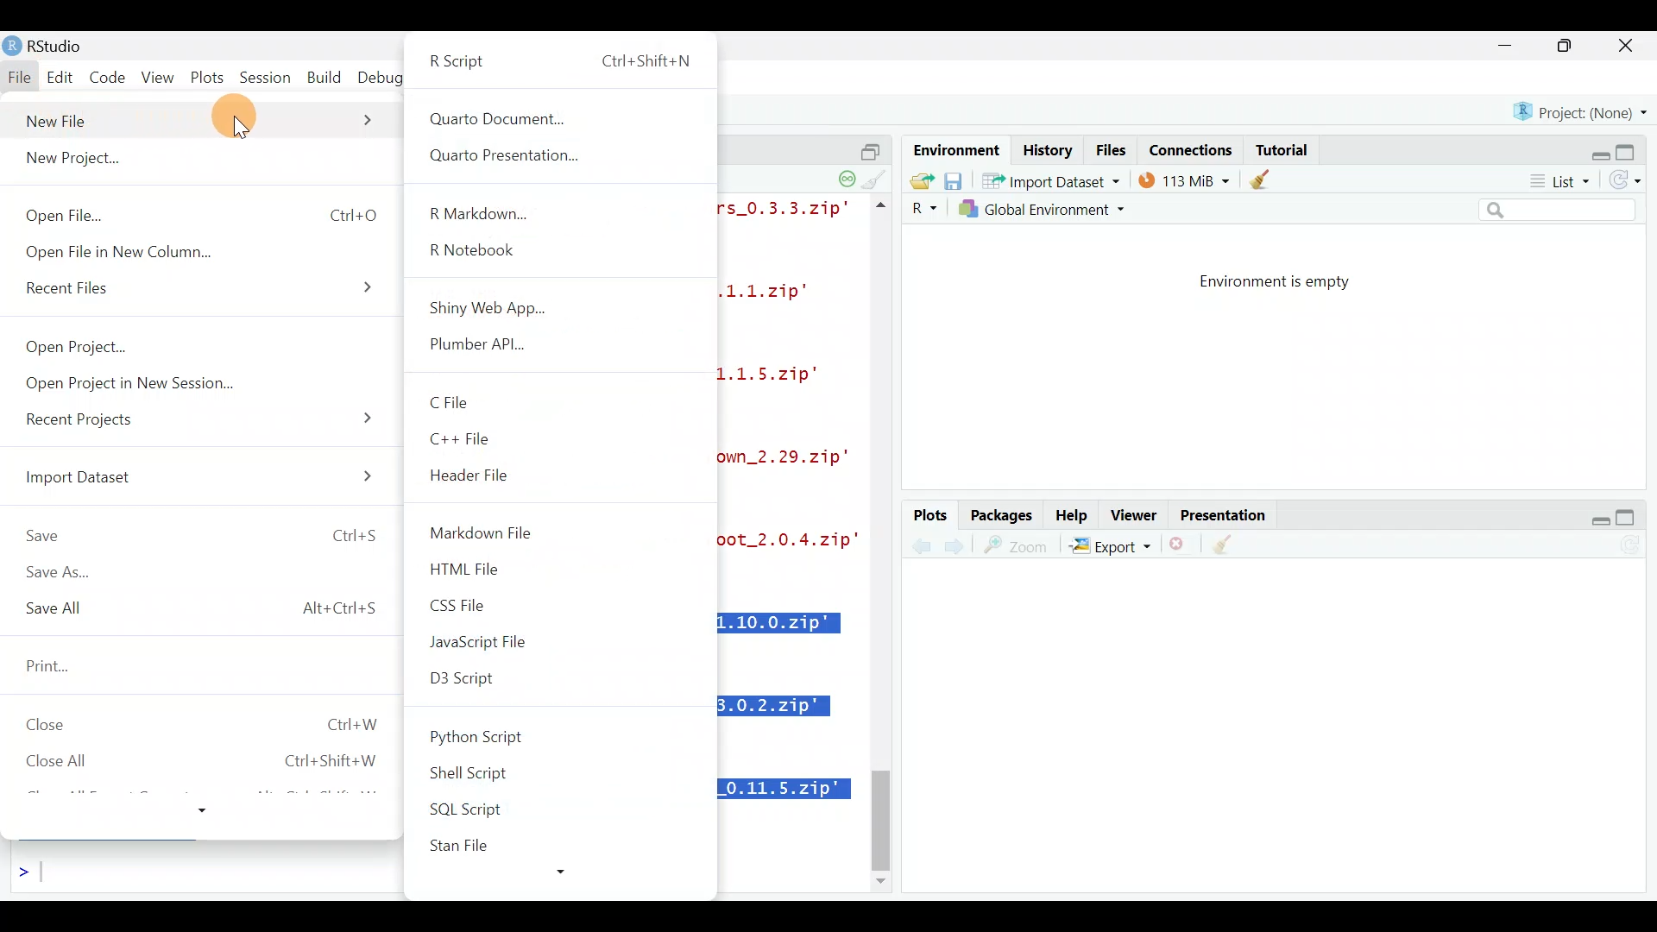  I want to click on Save All Alt+Ctrl+S, so click(206, 609).